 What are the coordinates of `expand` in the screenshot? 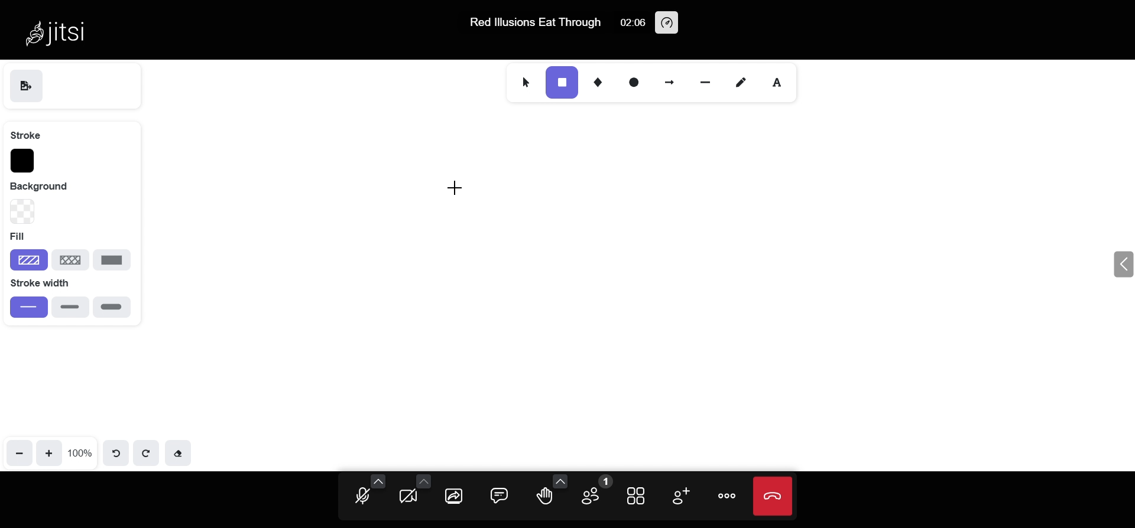 It's located at (1120, 266).